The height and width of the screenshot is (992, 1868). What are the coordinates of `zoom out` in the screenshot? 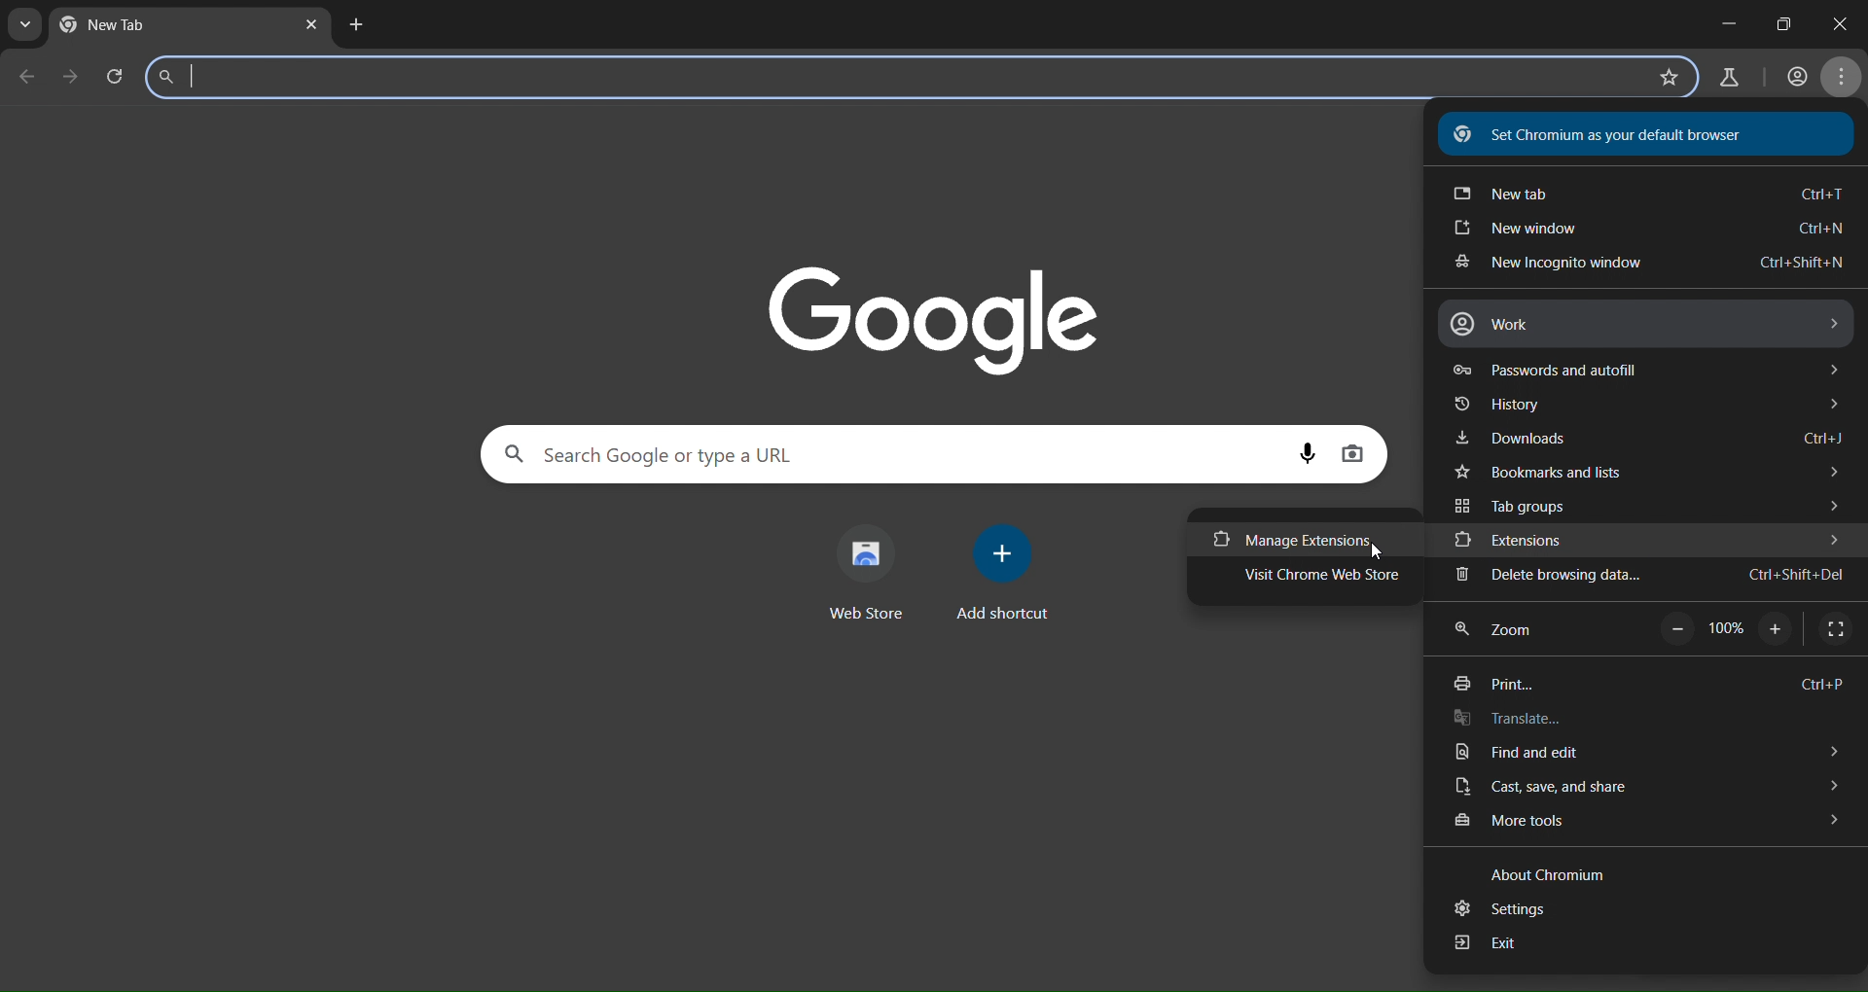 It's located at (1682, 628).